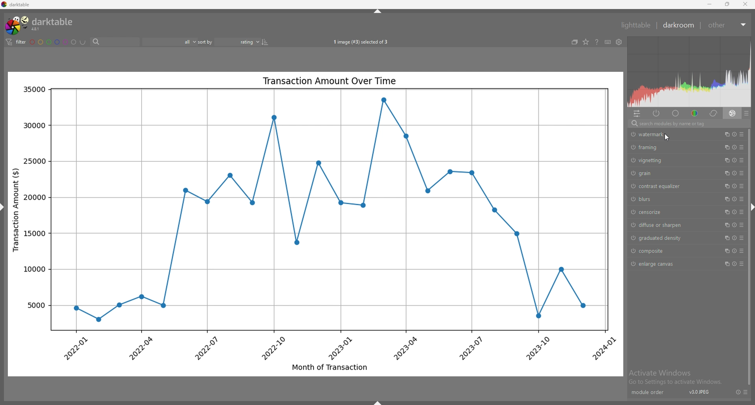  Describe the element at coordinates (734, 134) in the screenshot. I see `reset` at that location.